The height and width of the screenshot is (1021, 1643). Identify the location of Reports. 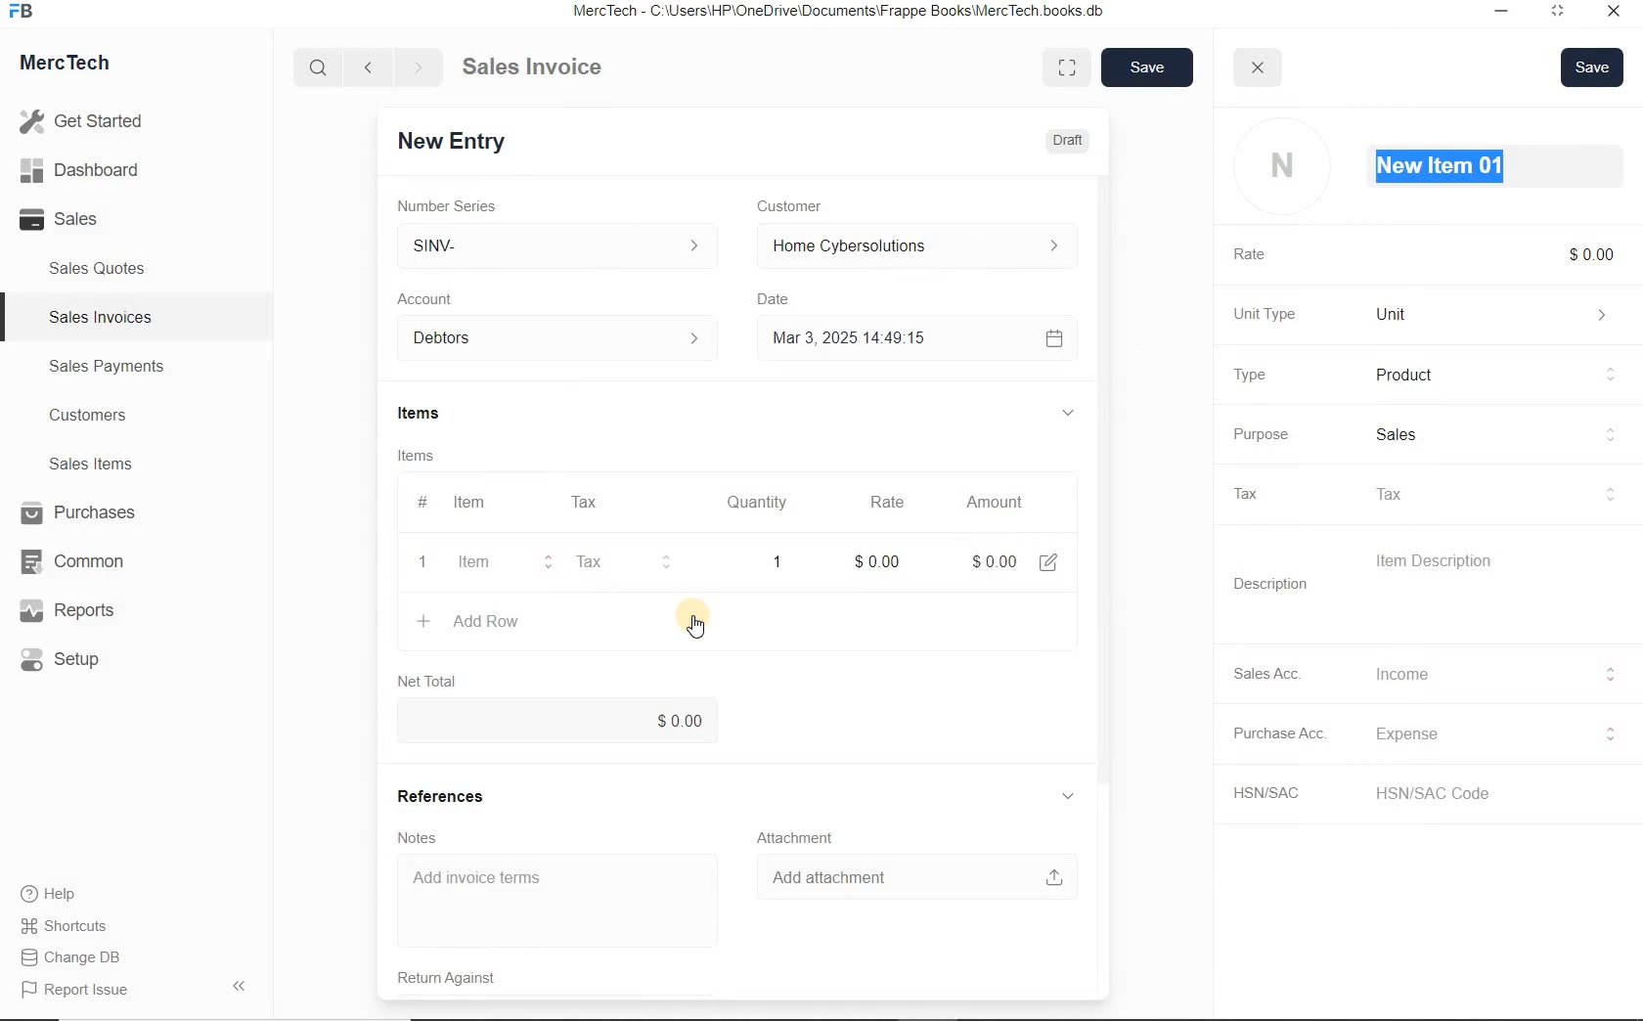
(82, 611).